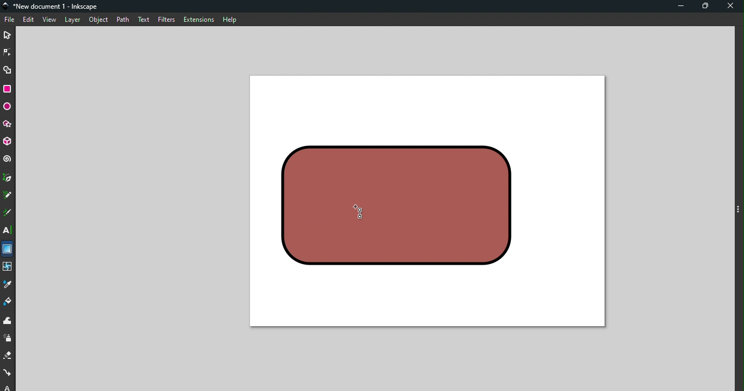  What do you see at coordinates (10, 20) in the screenshot?
I see `File` at bounding box center [10, 20].